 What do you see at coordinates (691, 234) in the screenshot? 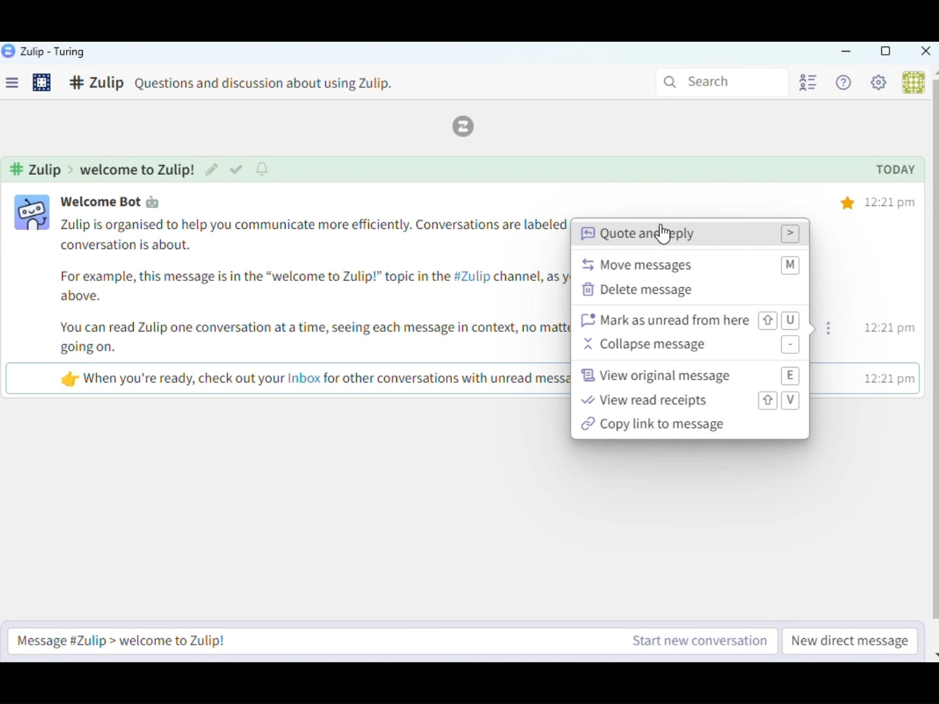
I see `Quote and Reply` at bounding box center [691, 234].